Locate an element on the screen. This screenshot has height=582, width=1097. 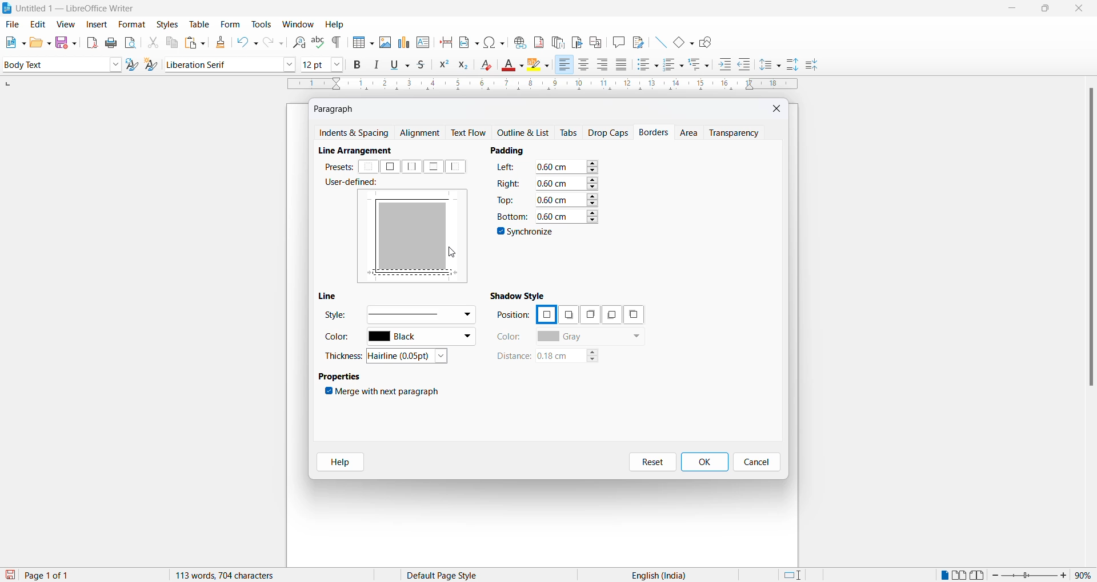
text flow is located at coordinates (471, 133).